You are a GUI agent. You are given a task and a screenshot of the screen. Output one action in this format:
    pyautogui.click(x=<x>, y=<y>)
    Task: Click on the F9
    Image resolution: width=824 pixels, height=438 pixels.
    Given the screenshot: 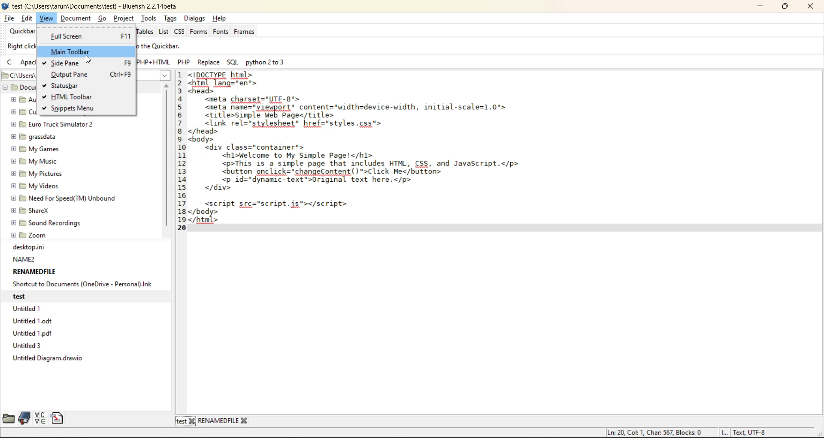 What is the action you would take?
    pyautogui.click(x=121, y=62)
    